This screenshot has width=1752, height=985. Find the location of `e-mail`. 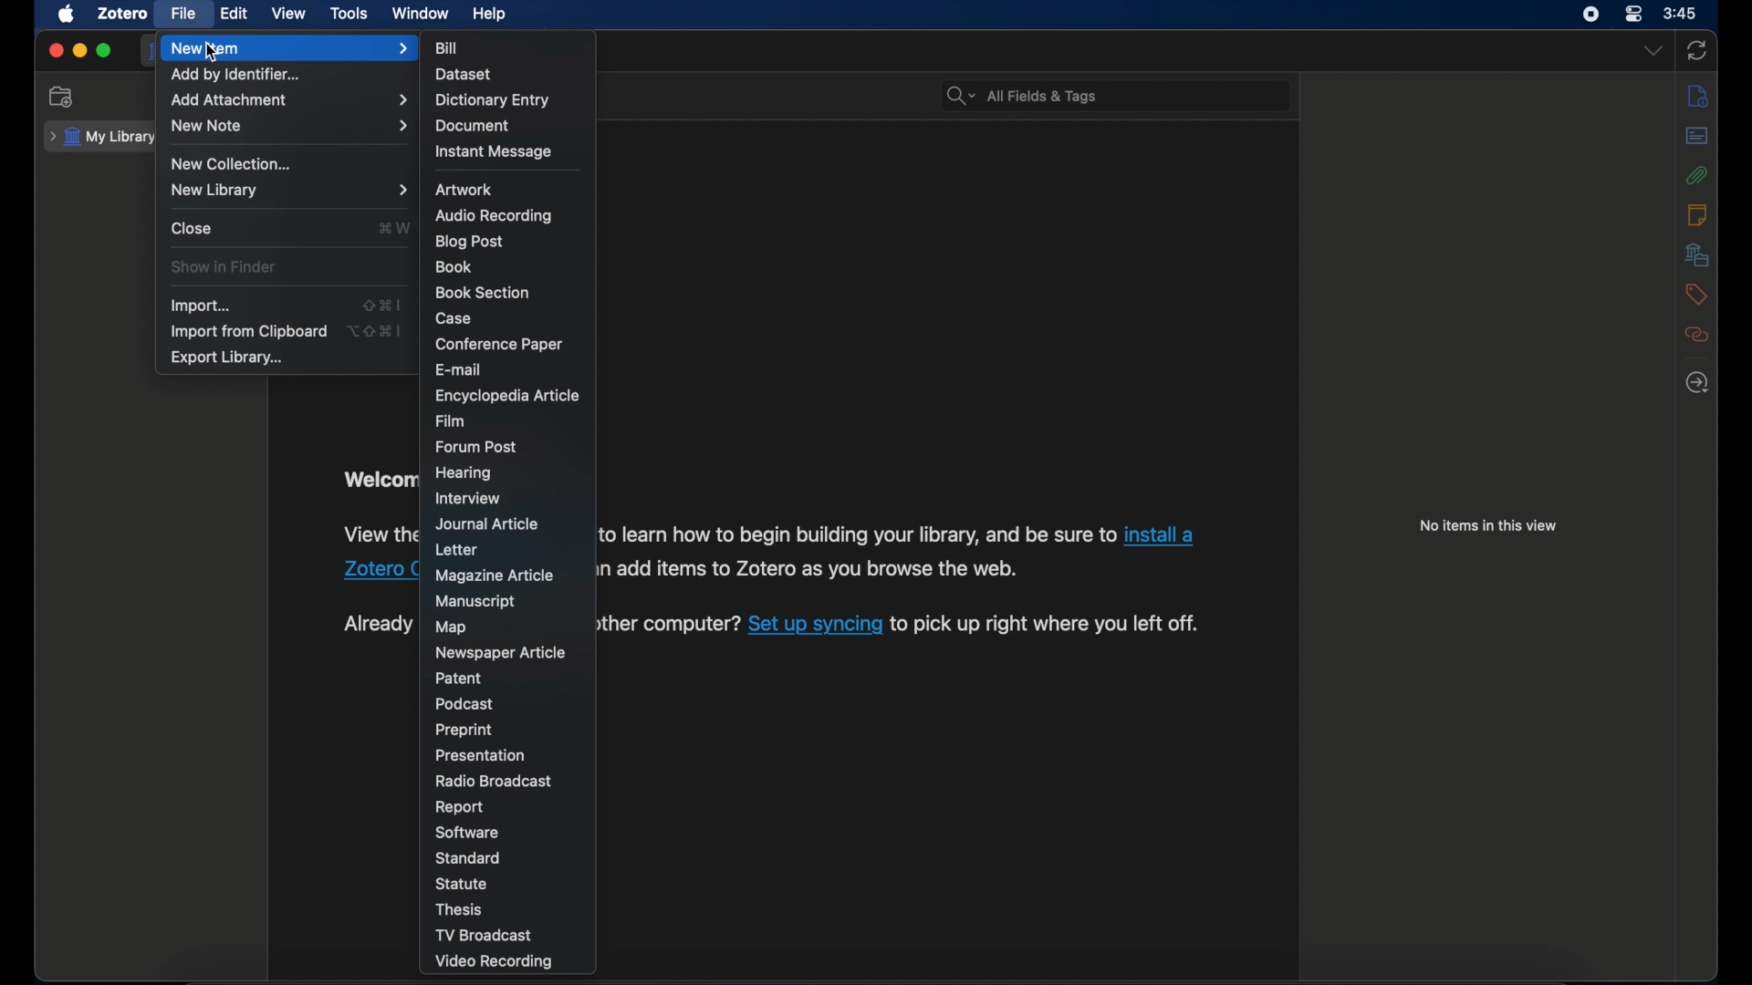

e-mail is located at coordinates (462, 368).